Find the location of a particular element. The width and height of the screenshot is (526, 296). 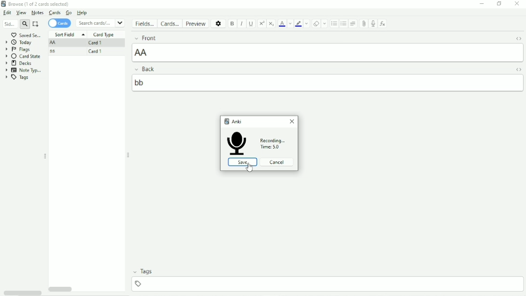

Horizontal scrollbar is located at coordinates (22, 292).